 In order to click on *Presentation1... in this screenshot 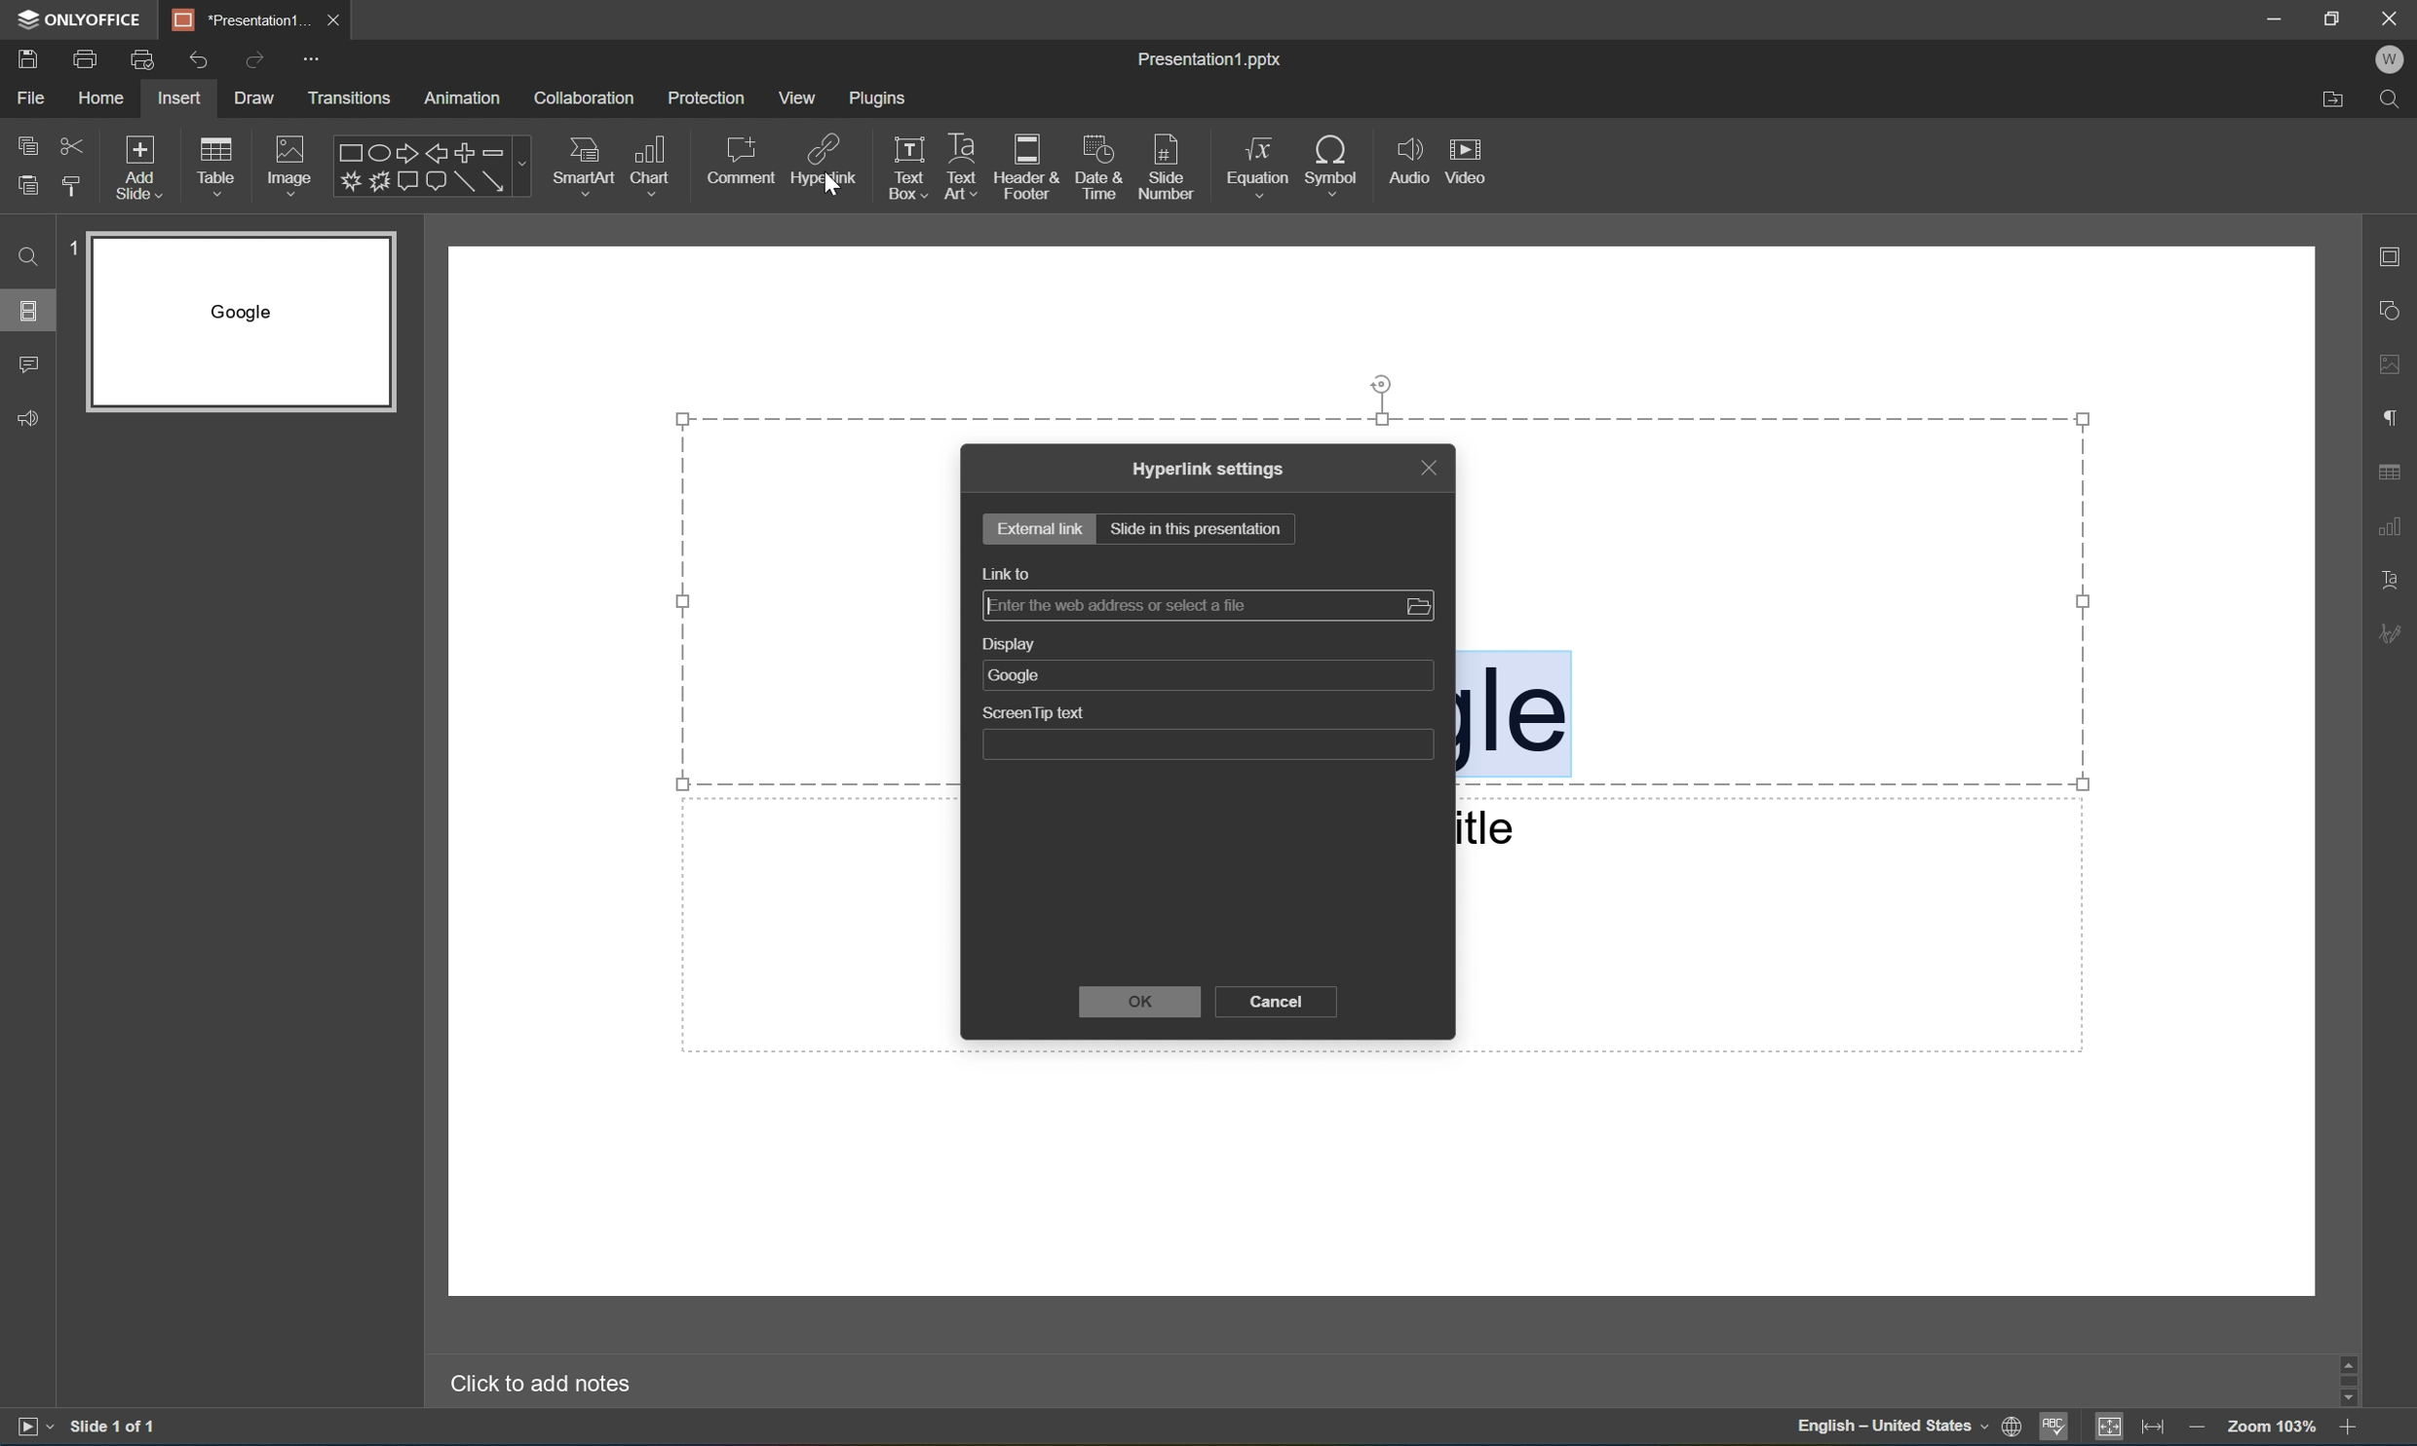, I will do `click(239, 16)`.